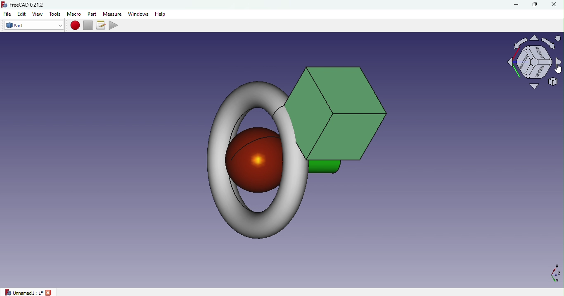 Image resolution: width=564 pixels, height=296 pixels. I want to click on Macros, so click(100, 25).